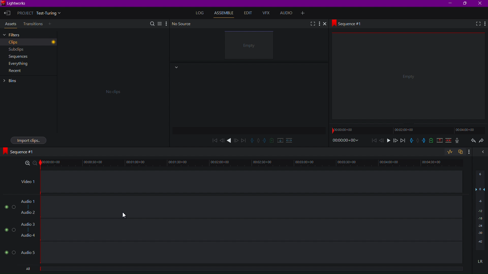  What do you see at coordinates (447, 141) in the screenshot?
I see `merge` at bounding box center [447, 141].